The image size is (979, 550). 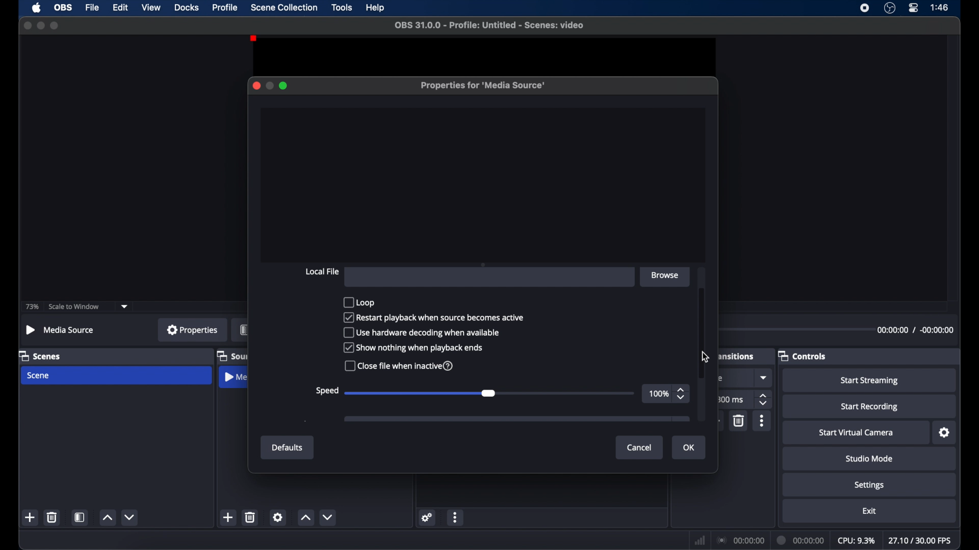 I want to click on obscure label, so click(x=244, y=329).